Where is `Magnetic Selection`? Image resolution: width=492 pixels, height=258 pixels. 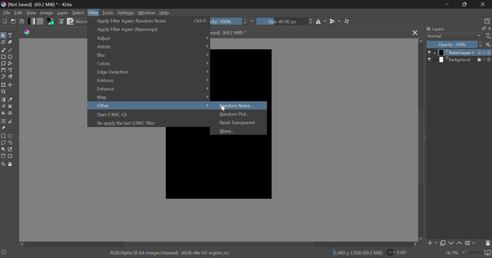 Magnetic Selection is located at coordinates (12, 156).